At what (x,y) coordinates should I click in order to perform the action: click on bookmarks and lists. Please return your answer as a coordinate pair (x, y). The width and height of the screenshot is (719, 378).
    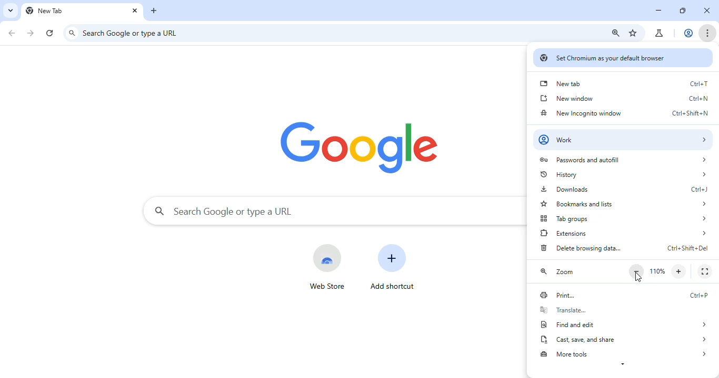
    Looking at the image, I should click on (624, 205).